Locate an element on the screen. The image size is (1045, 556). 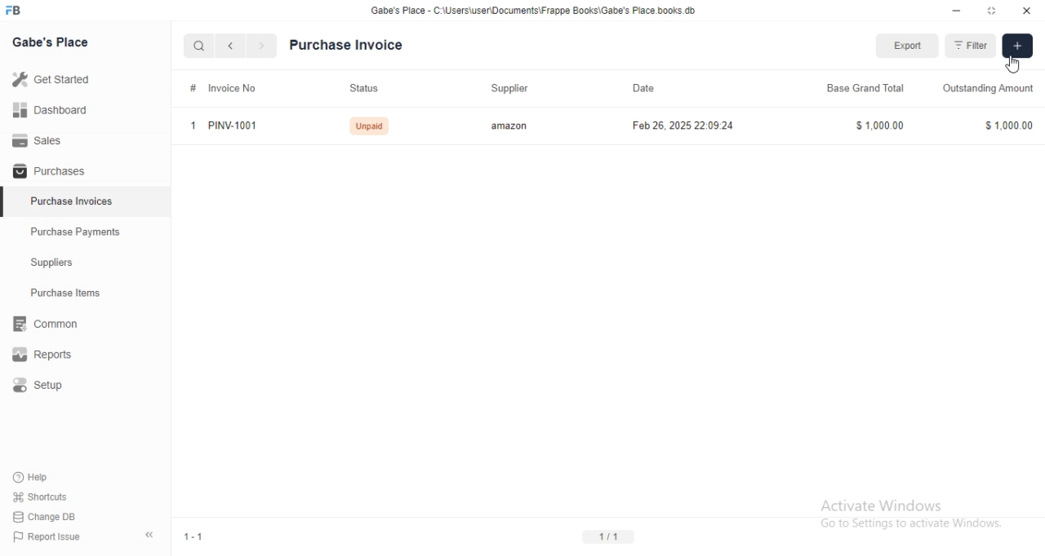
Dashboard is located at coordinates (85, 109).